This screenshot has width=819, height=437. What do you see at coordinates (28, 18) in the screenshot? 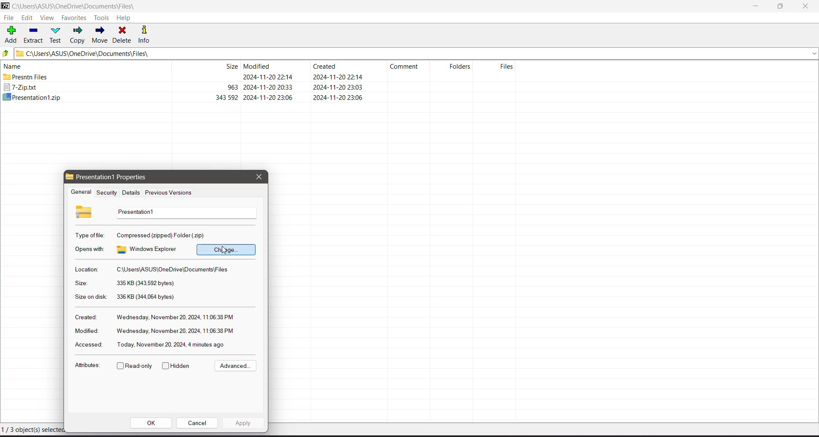
I see `Edit` at bounding box center [28, 18].